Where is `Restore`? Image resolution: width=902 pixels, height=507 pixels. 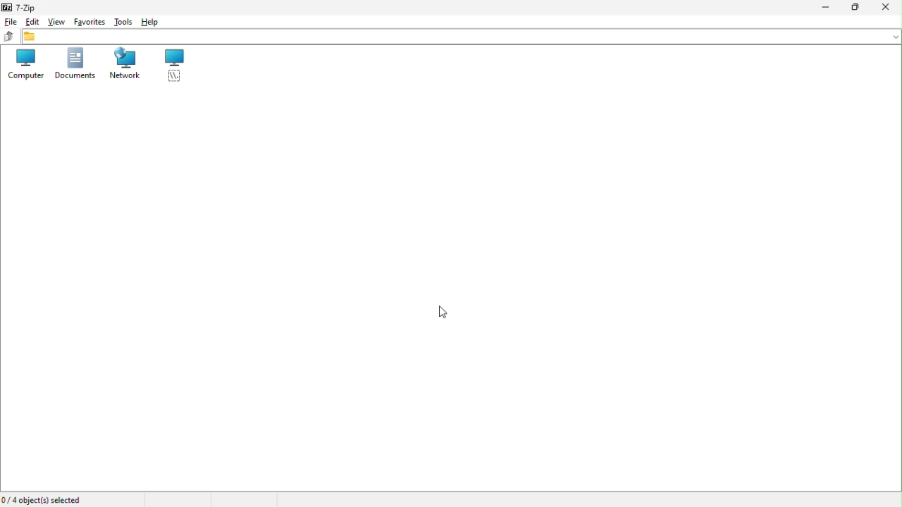
Restore is located at coordinates (859, 9).